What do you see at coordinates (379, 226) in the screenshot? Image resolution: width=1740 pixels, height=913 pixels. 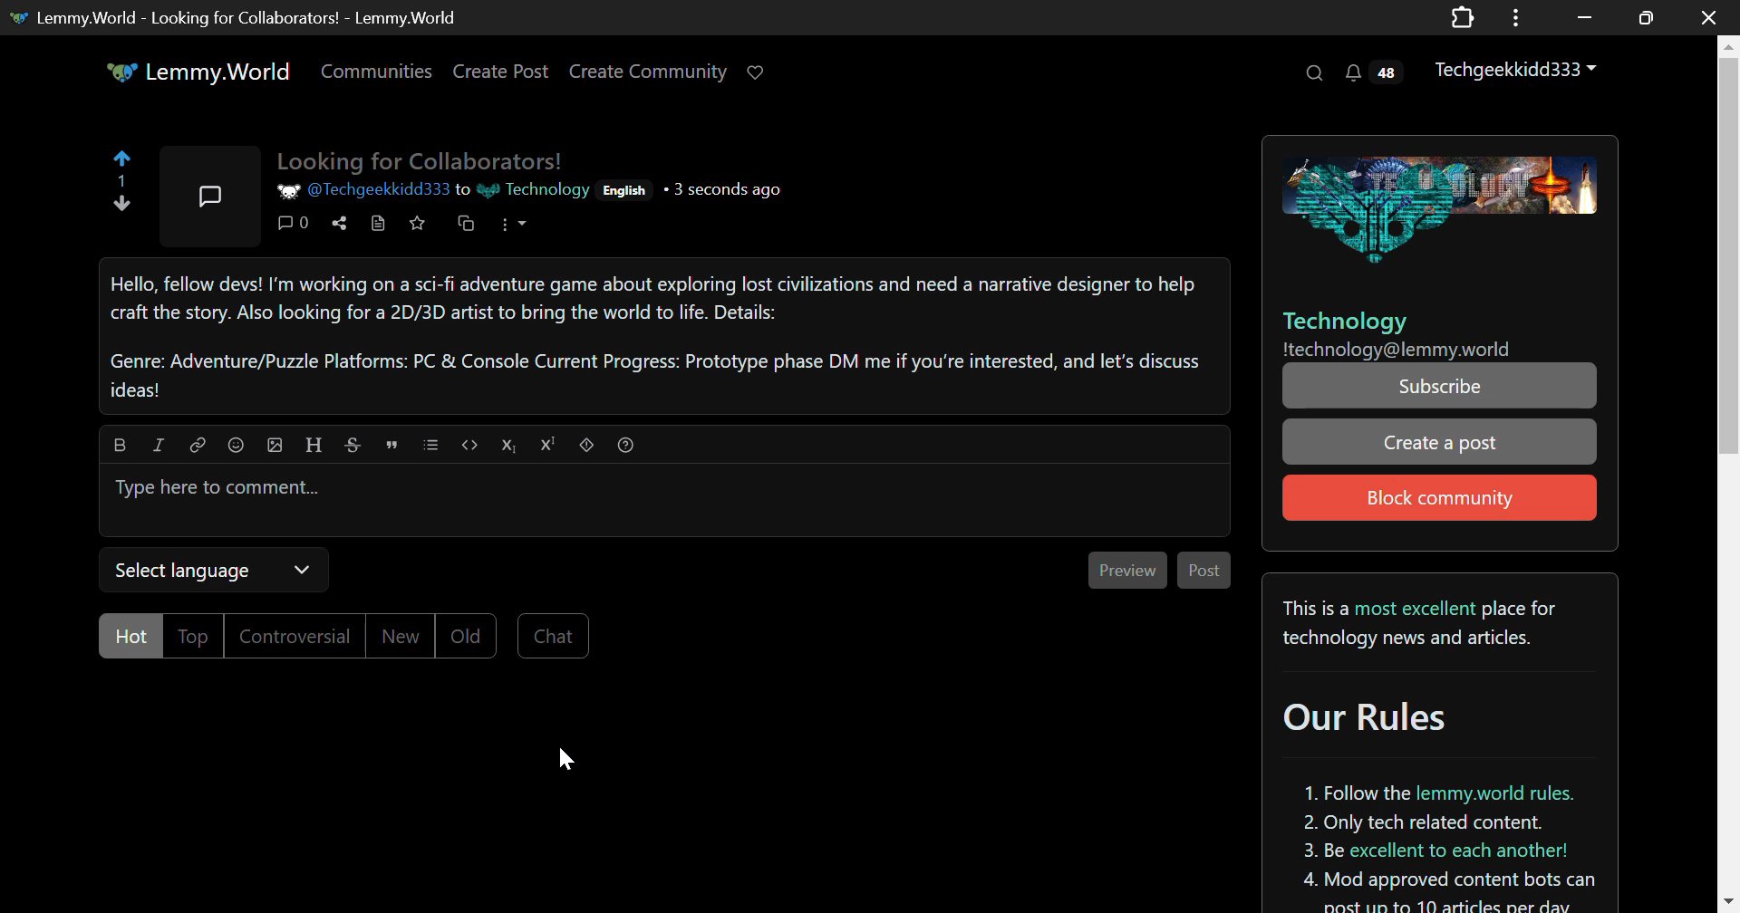 I see `View Source` at bounding box center [379, 226].